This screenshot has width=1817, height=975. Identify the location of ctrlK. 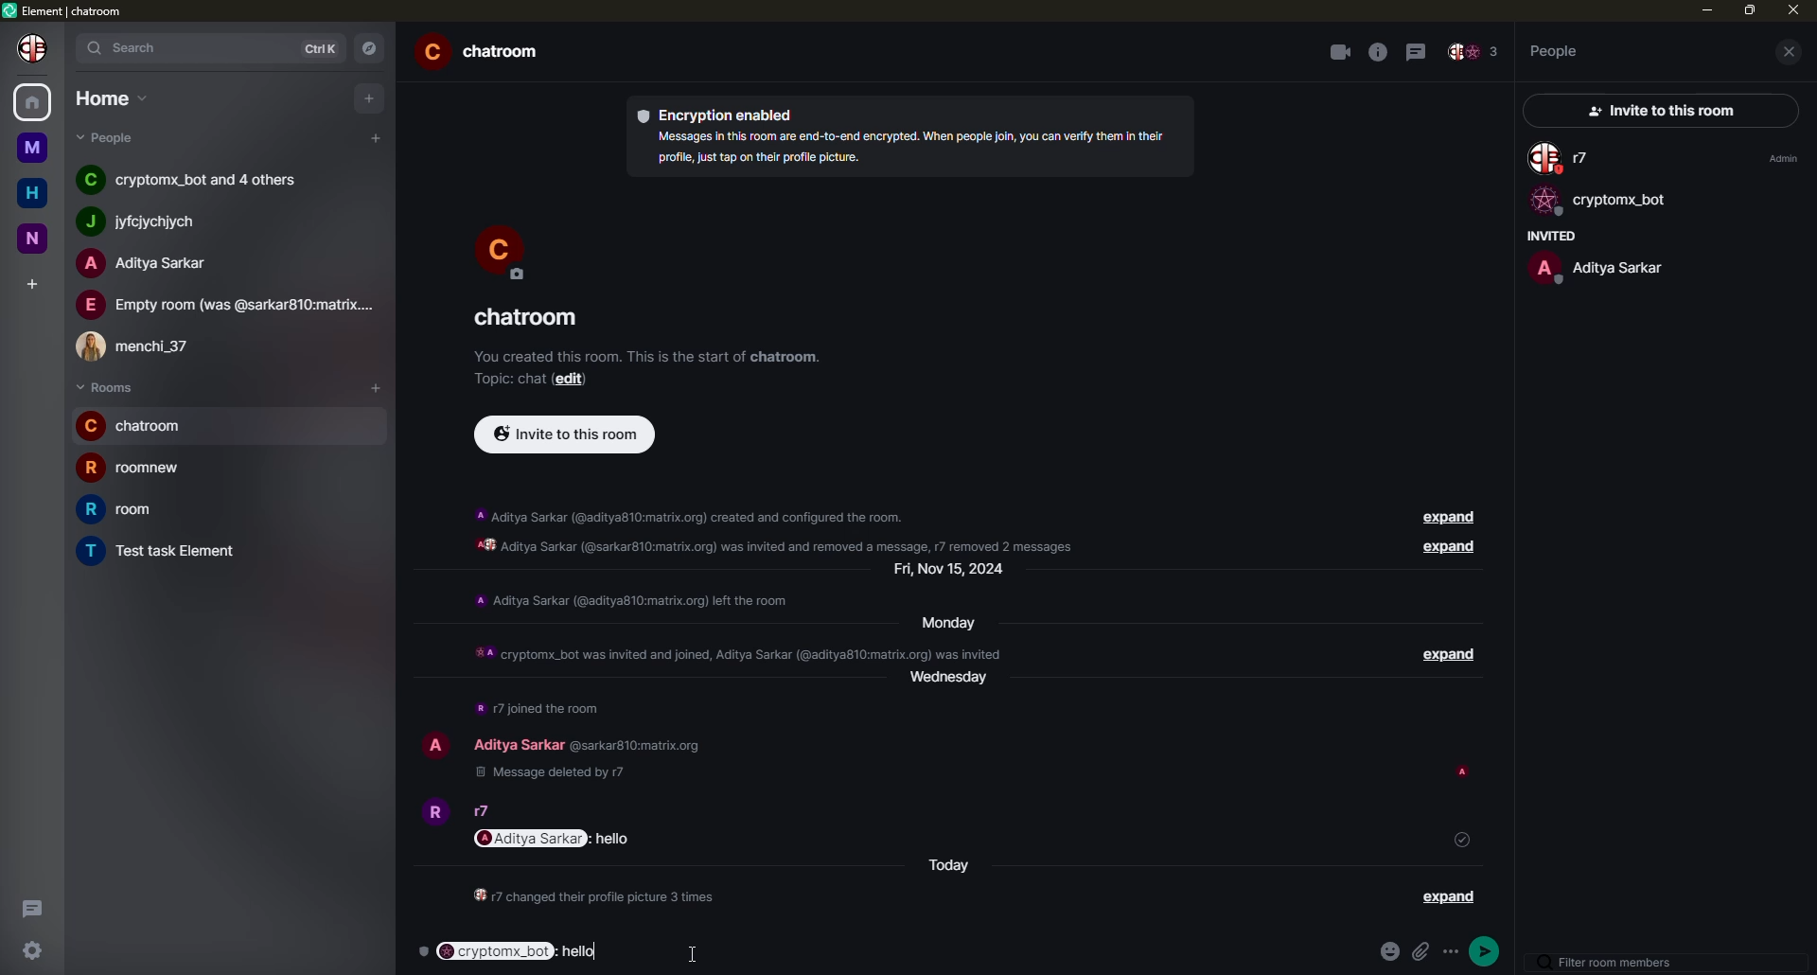
(321, 49).